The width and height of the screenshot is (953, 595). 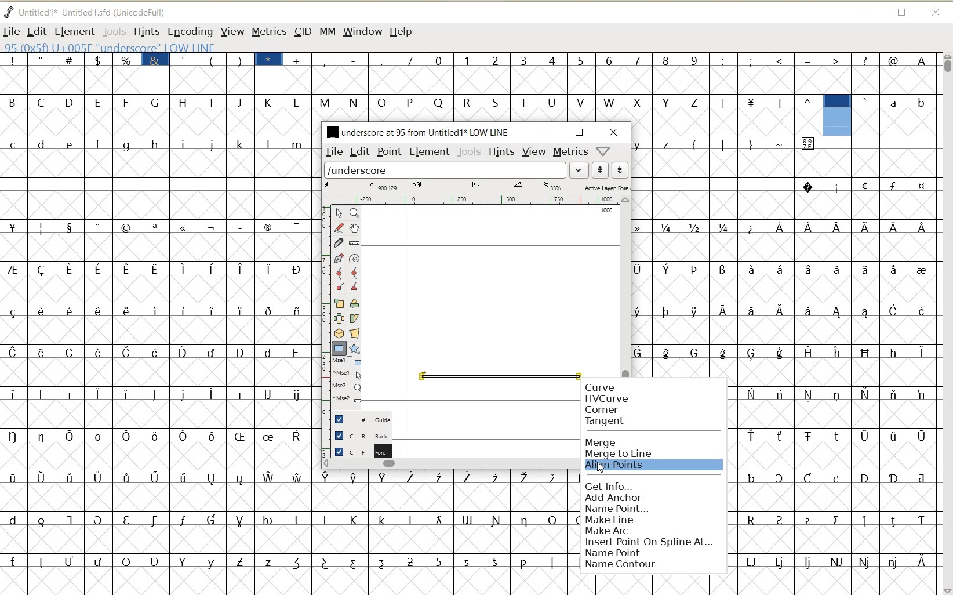 I want to click on pointer, so click(x=338, y=213).